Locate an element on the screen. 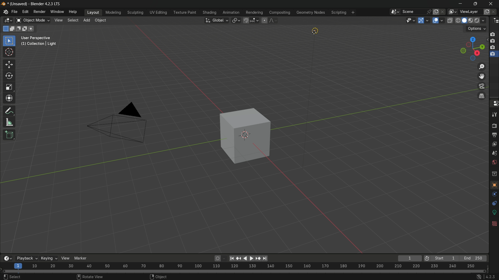 The height and width of the screenshot is (280, 499). physics is located at coordinates (493, 213).